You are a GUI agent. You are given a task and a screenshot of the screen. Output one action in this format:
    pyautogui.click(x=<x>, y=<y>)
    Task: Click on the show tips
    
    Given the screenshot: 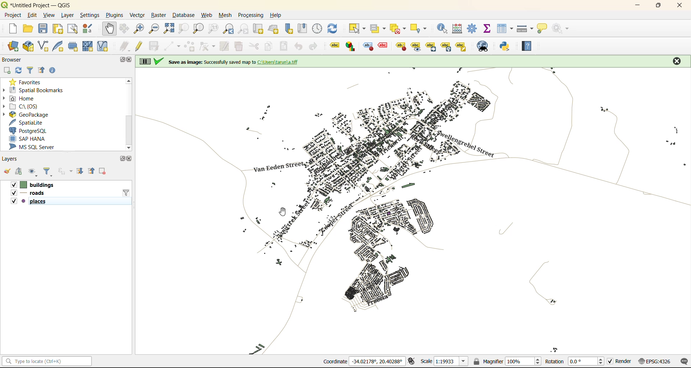 What is the action you would take?
    pyautogui.click(x=544, y=28)
    